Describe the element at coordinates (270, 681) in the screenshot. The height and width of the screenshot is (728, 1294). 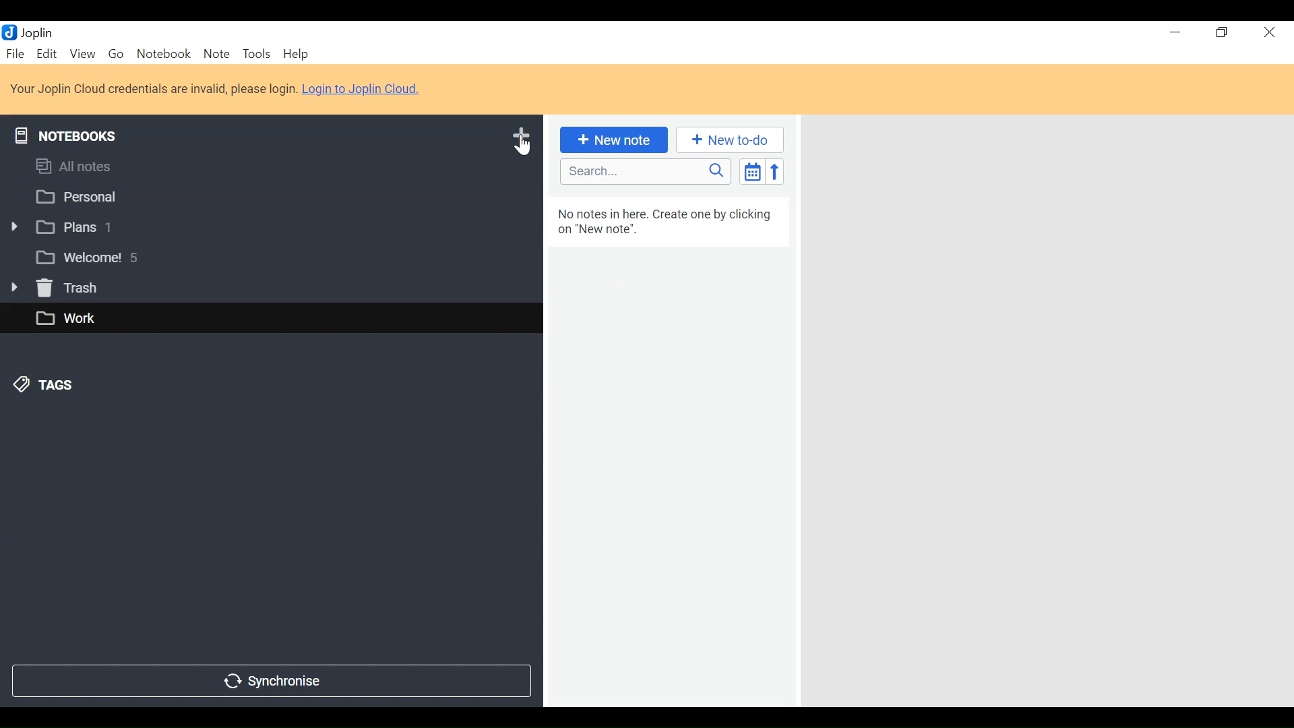
I see `Synchronize` at that location.